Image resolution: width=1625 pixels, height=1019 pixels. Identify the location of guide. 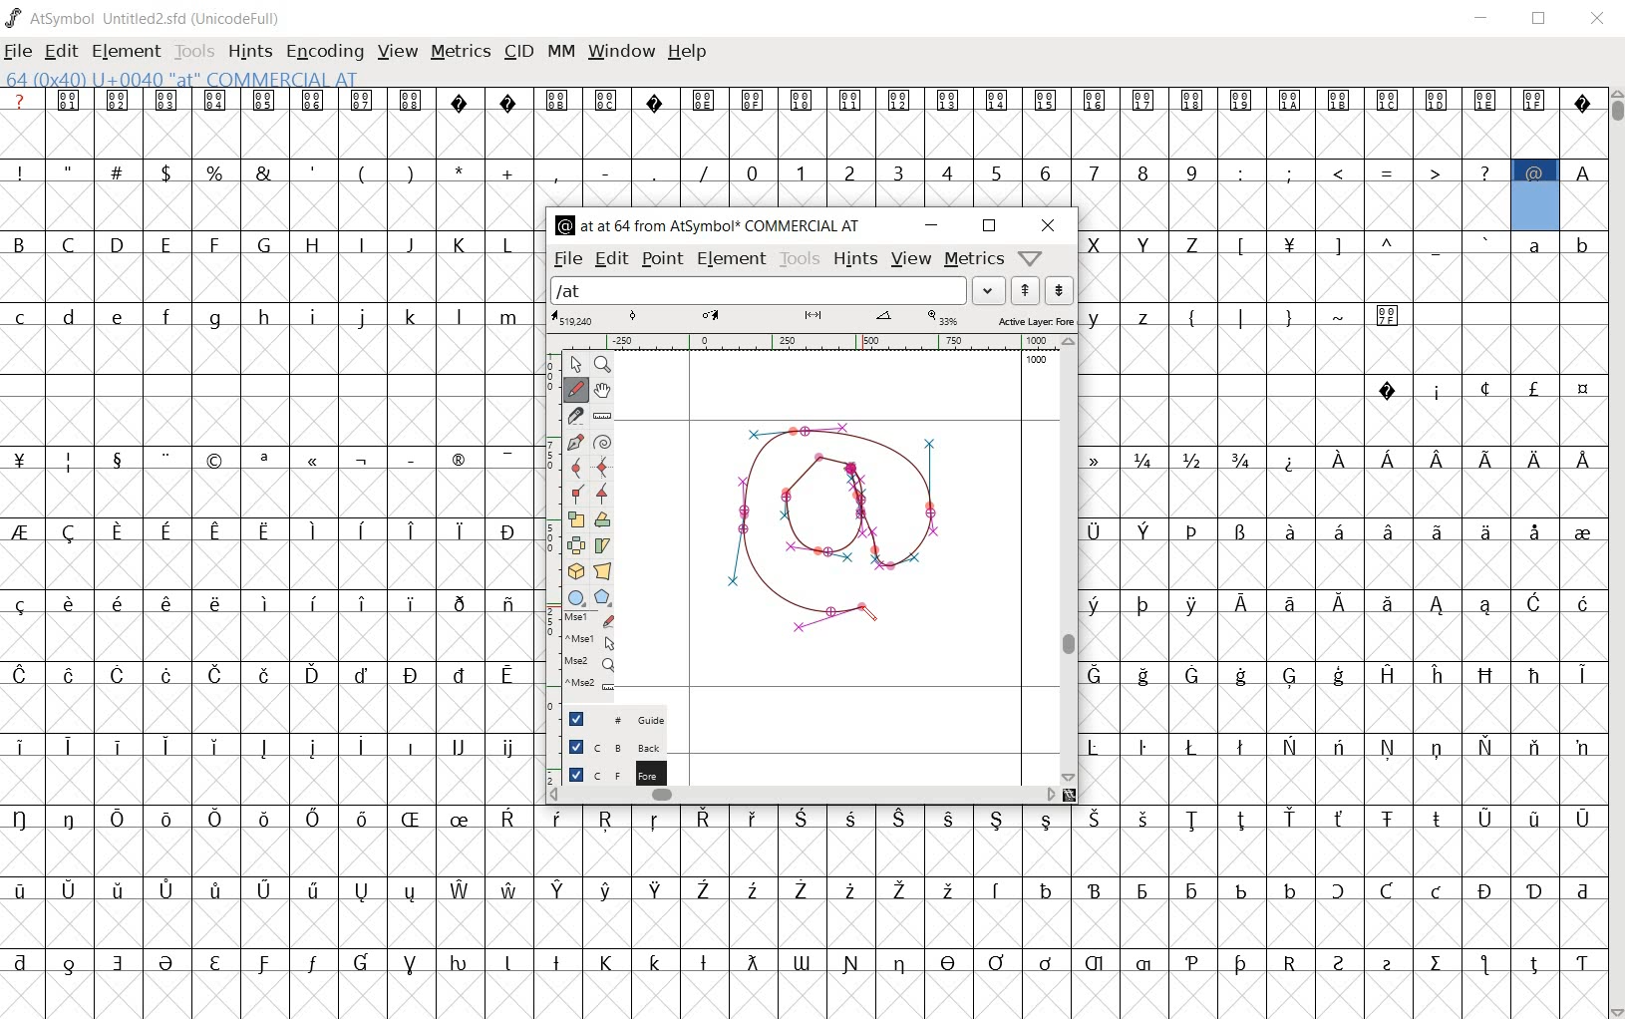
(633, 720).